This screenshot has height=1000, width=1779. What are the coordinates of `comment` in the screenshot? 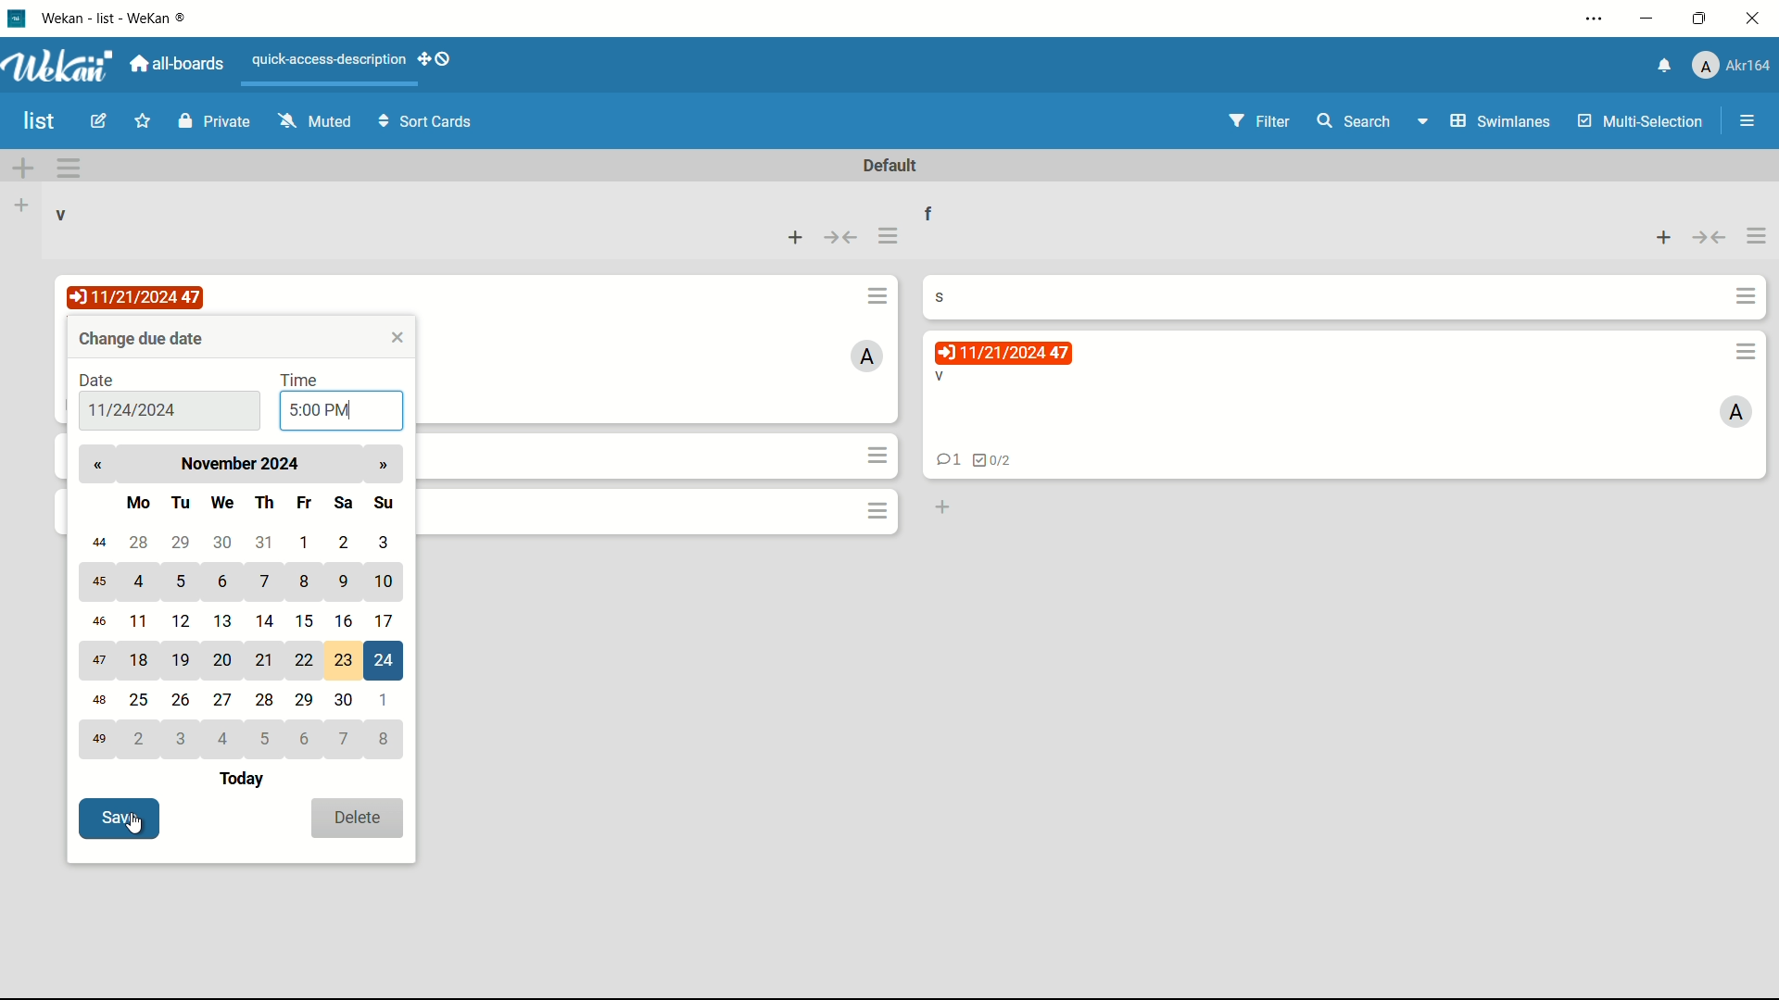 It's located at (944, 462).